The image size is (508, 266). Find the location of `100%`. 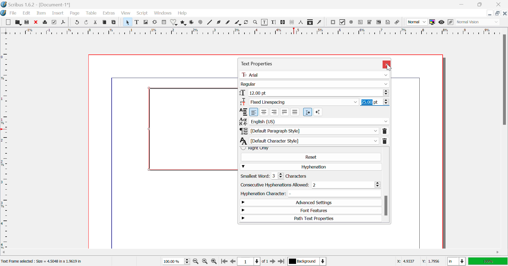

100% is located at coordinates (487, 261).